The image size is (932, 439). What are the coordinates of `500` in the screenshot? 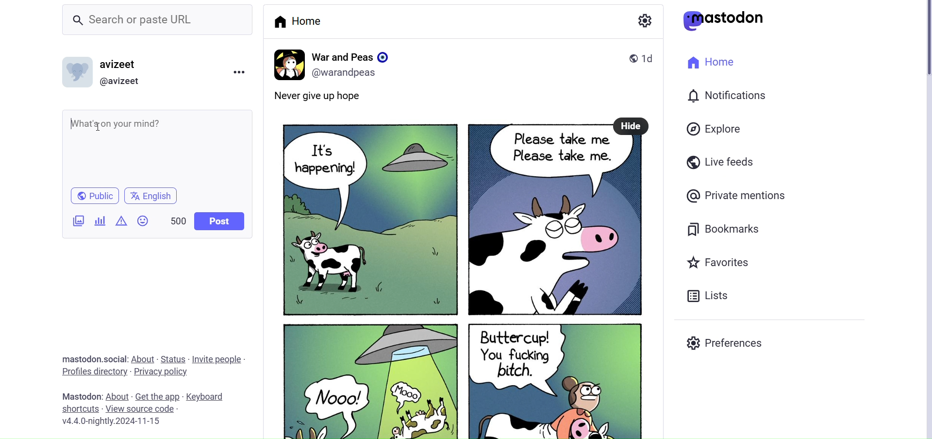 It's located at (174, 218).